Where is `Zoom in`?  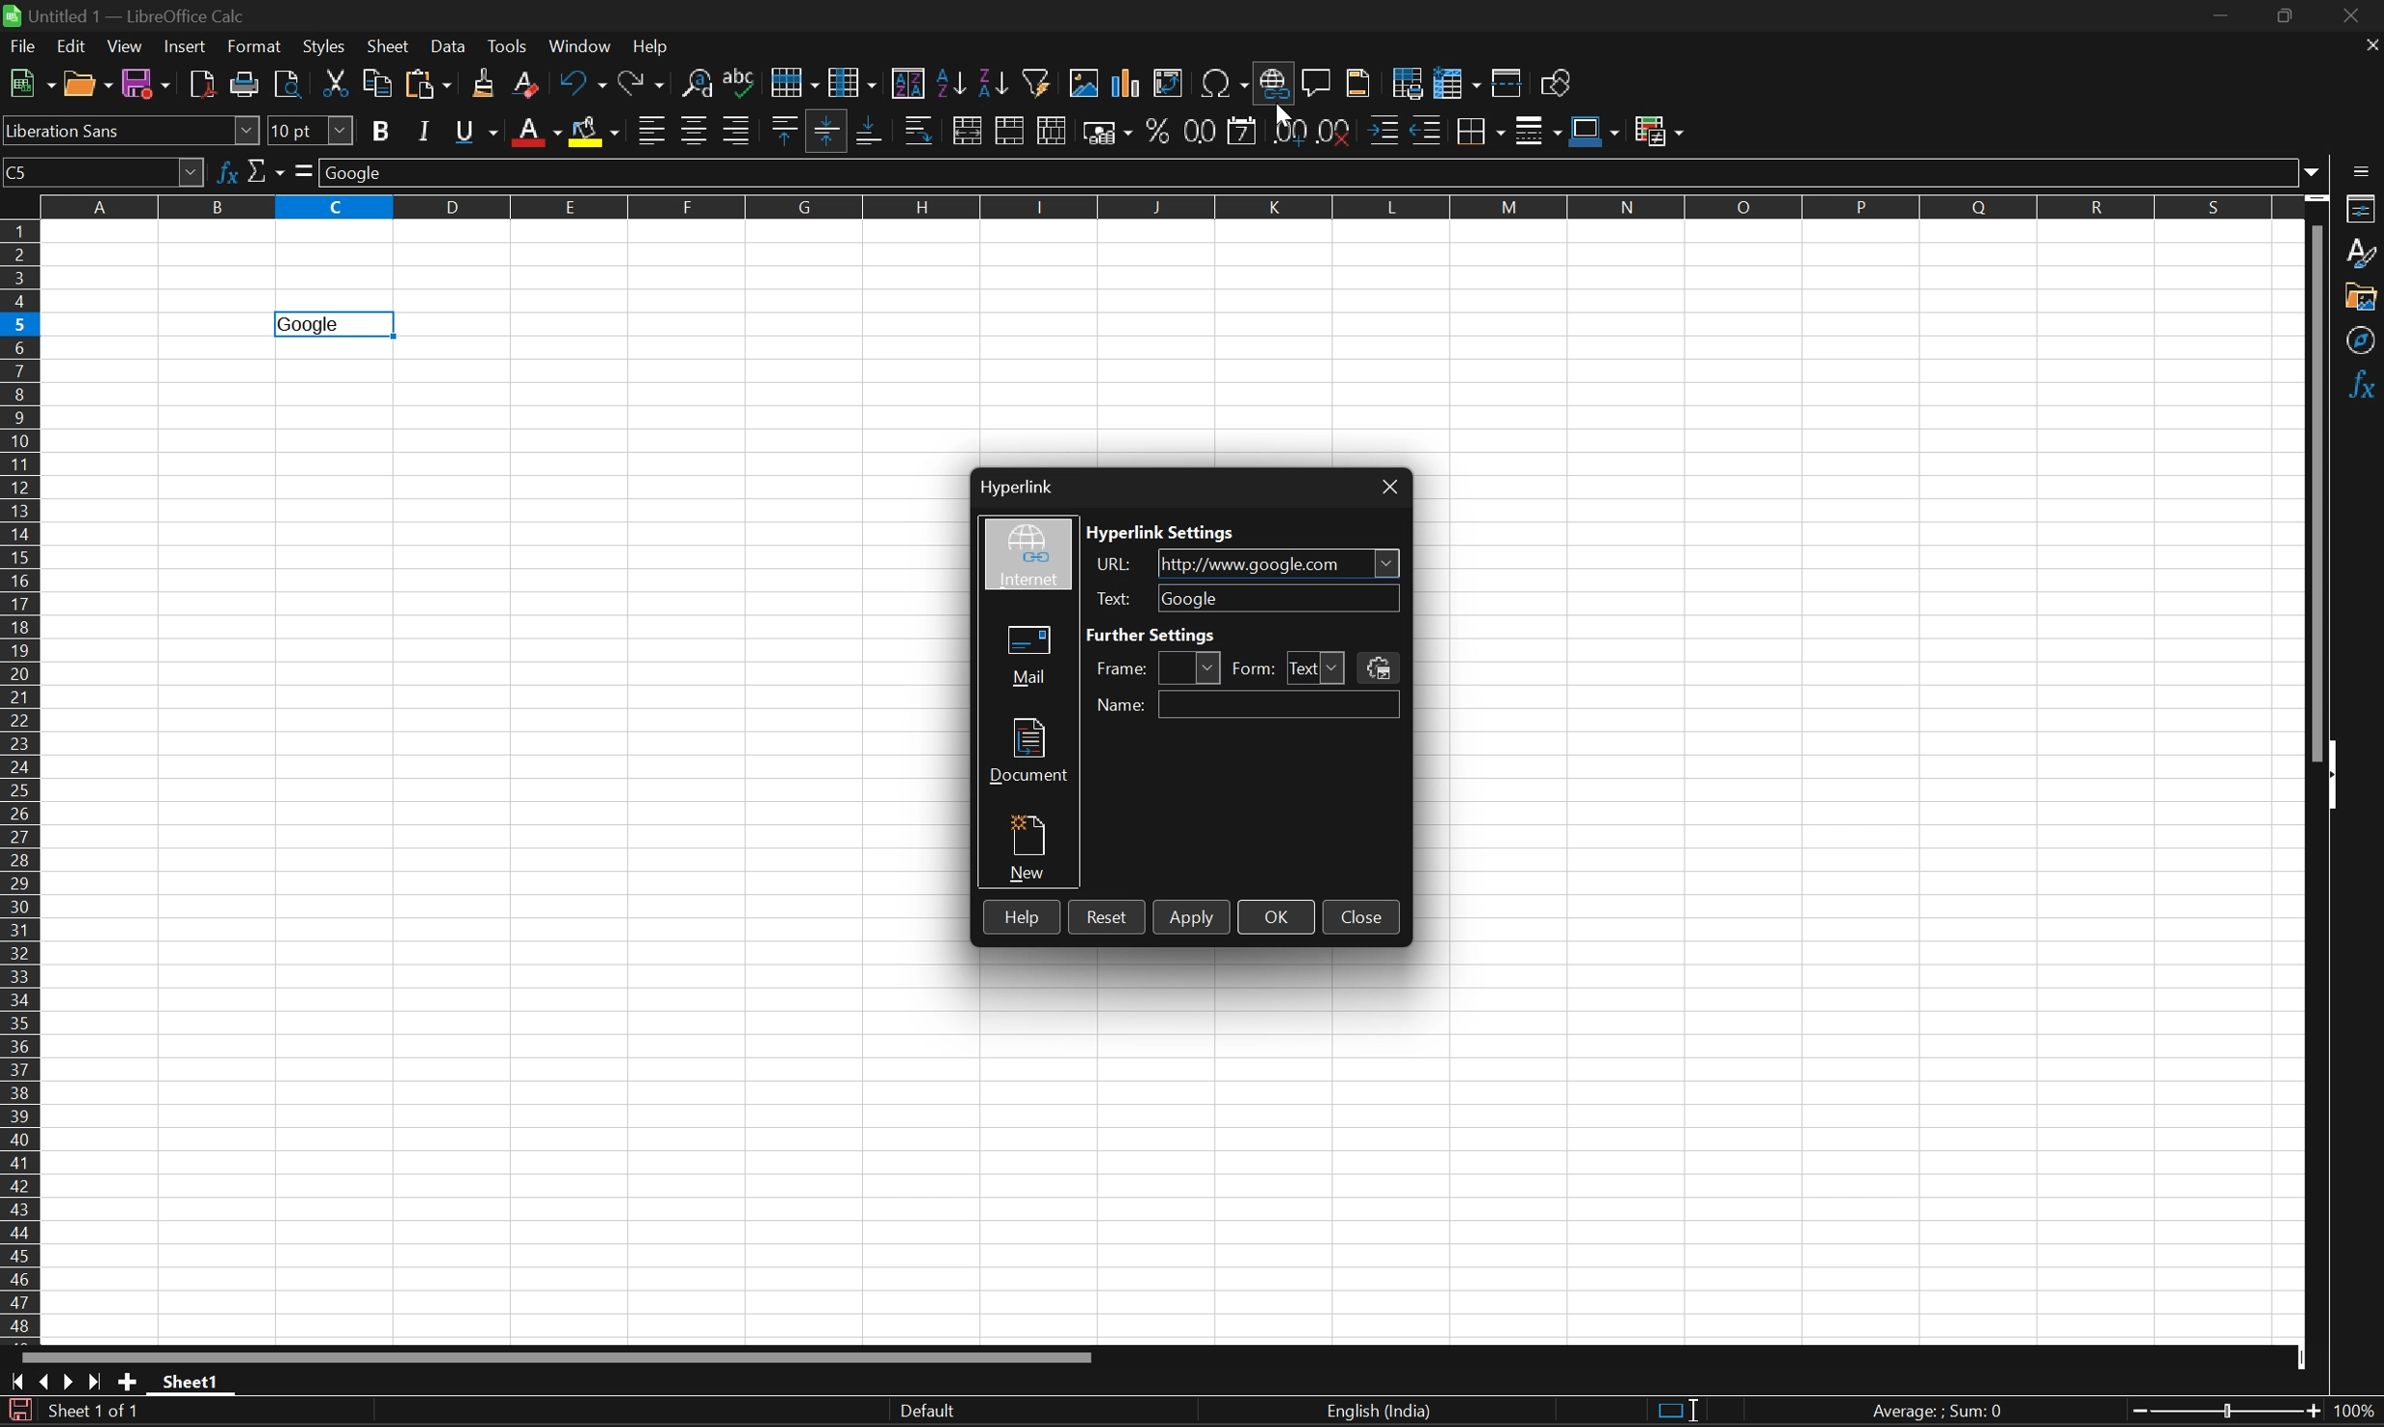
Zoom in is located at coordinates (2131, 1414).